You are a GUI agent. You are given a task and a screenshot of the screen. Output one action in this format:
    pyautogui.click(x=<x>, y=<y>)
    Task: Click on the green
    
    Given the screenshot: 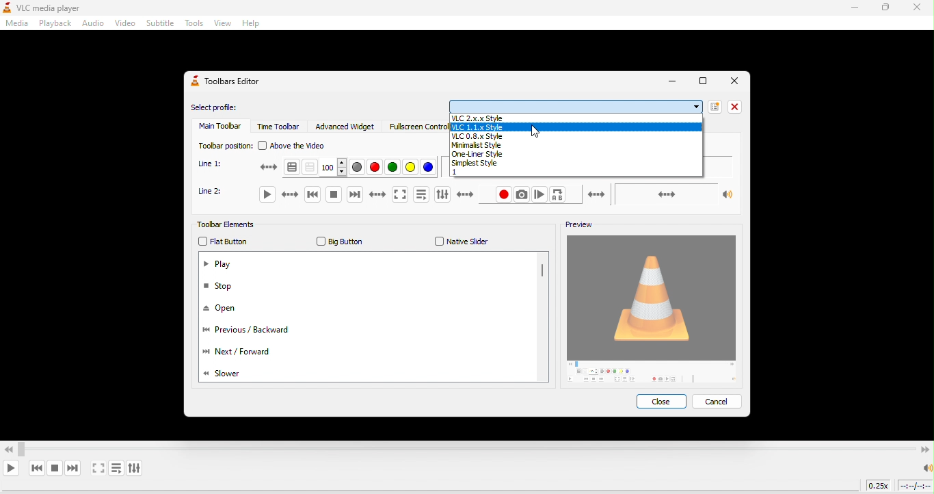 What is the action you would take?
    pyautogui.click(x=395, y=169)
    